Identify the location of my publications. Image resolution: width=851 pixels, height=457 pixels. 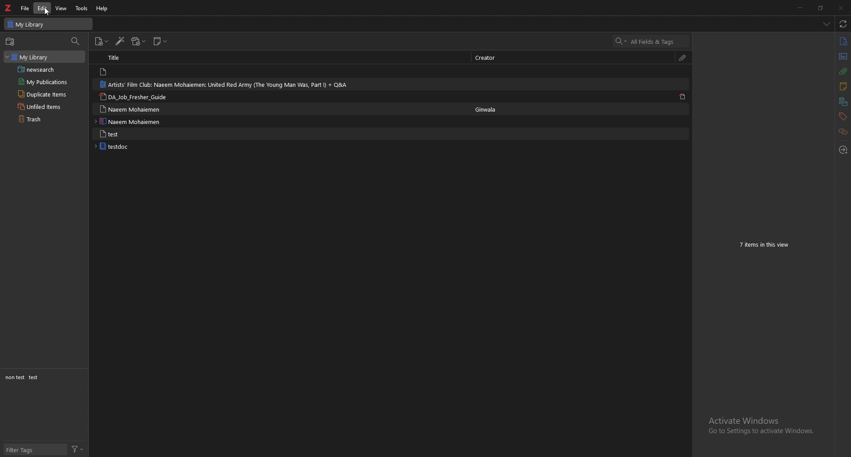
(45, 82).